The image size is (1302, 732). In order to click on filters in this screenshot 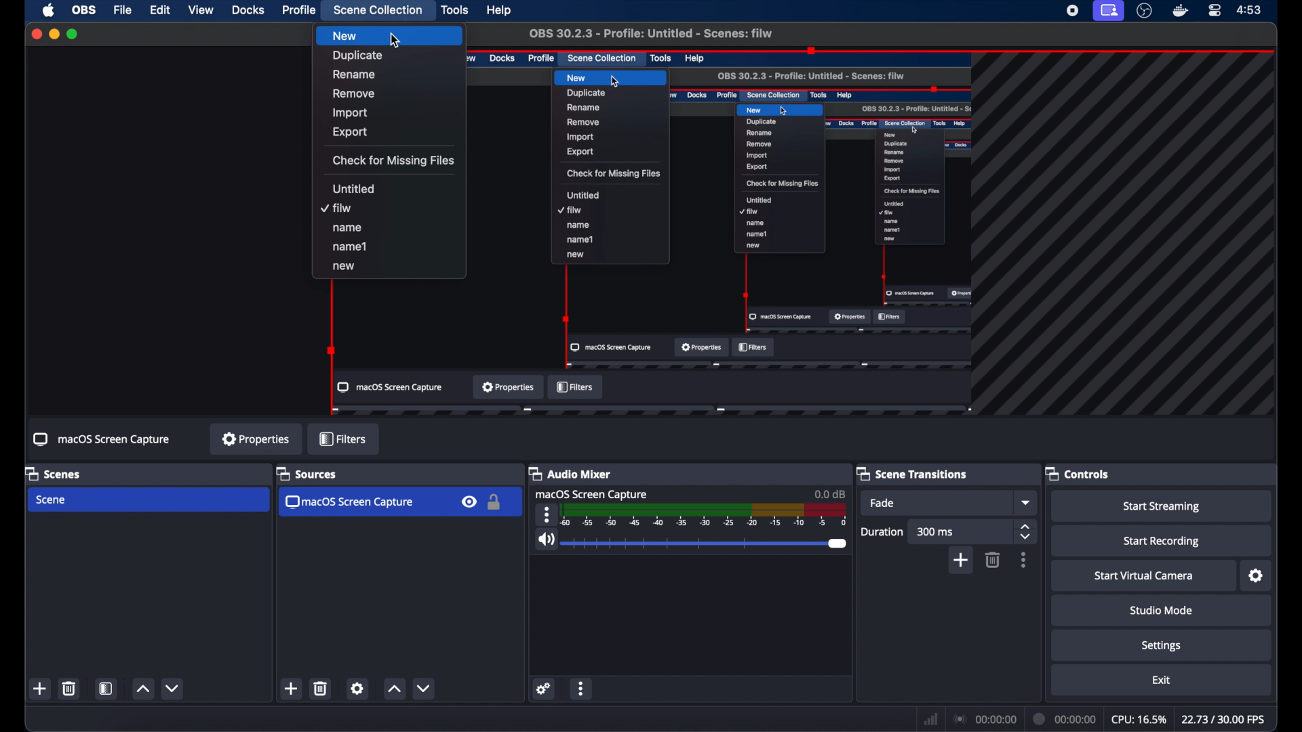, I will do `click(344, 439)`.